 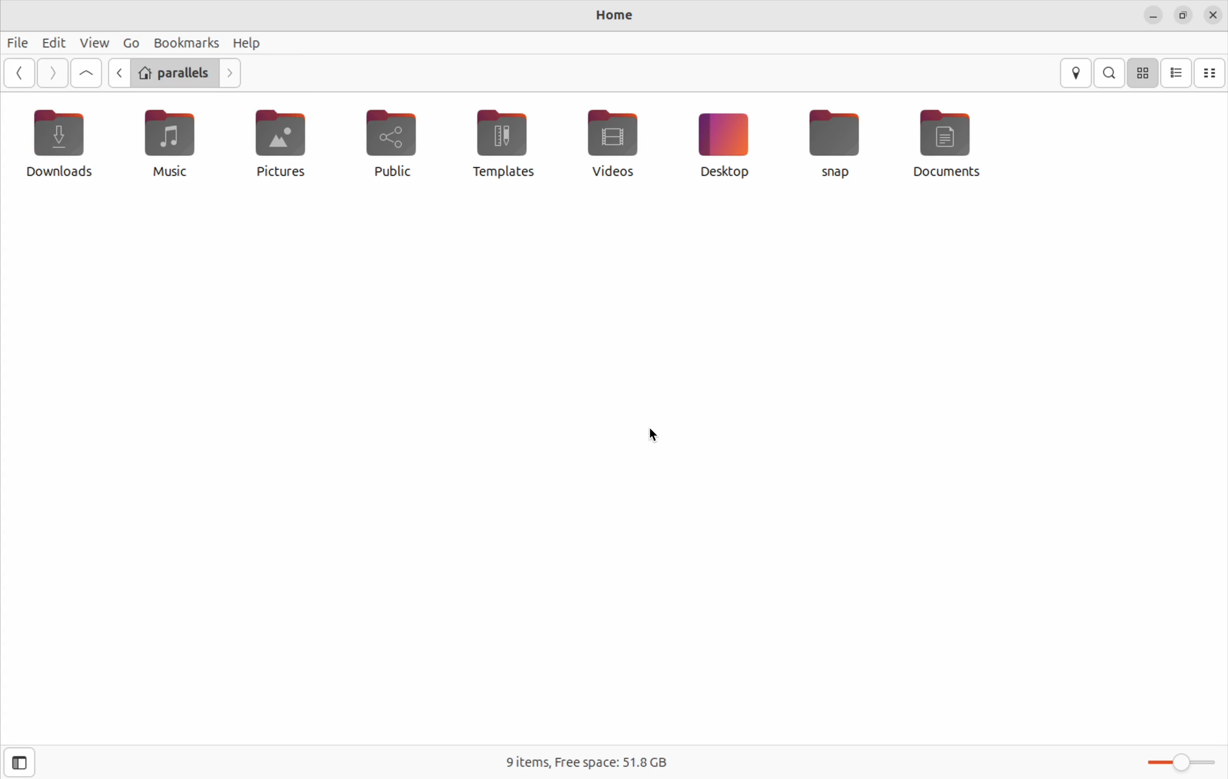 I want to click on resize, so click(x=1182, y=16).